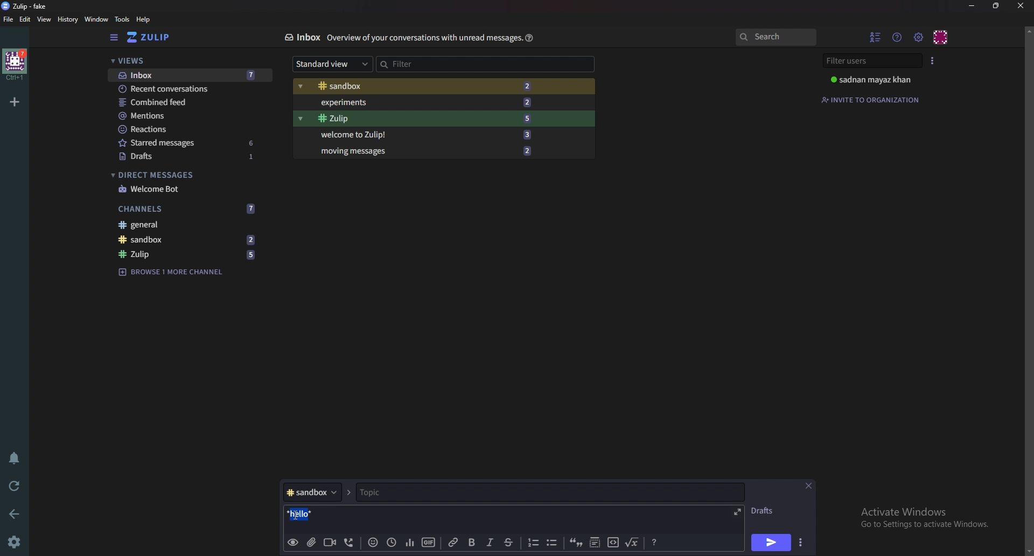 This screenshot has height=556, width=1034. What do you see at coordinates (930, 515) in the screenshot?
I see `Activate Windows
Go to Settings to activate Windows.` at bounding box center [930, 515].